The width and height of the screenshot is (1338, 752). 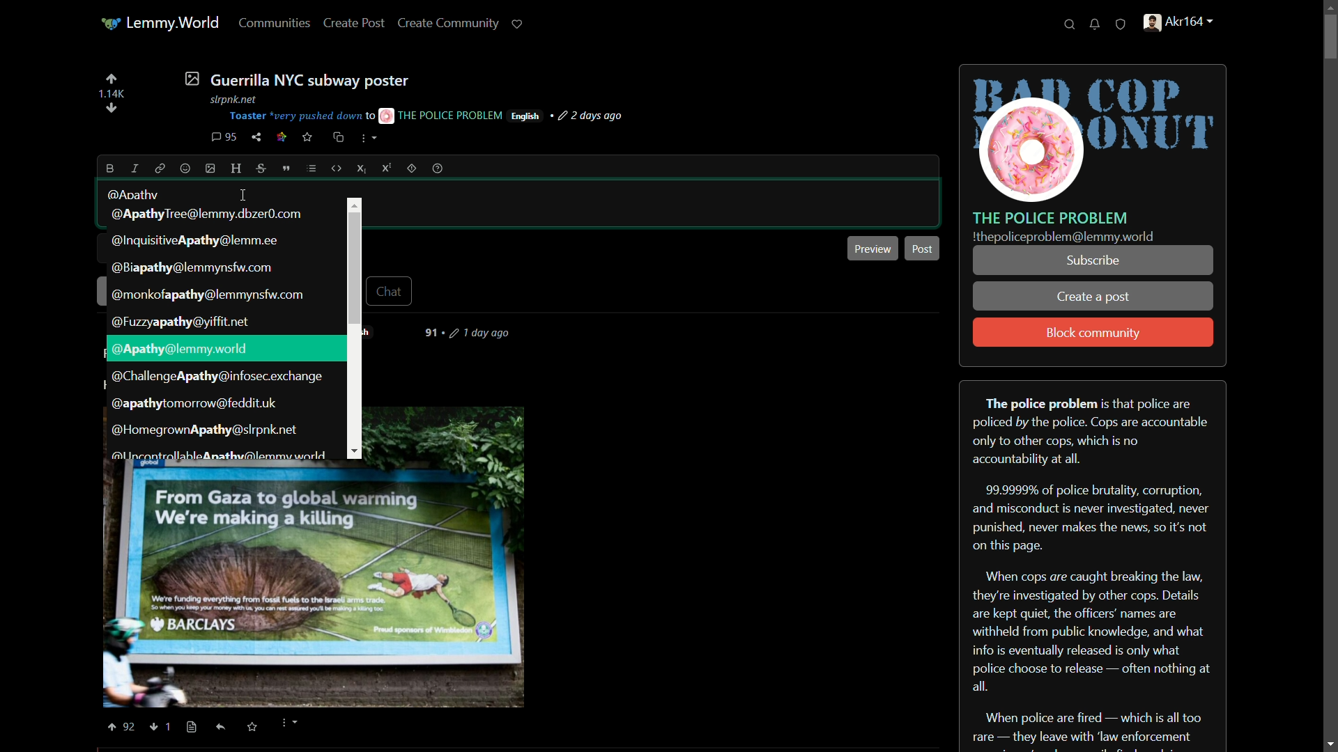 I want to click on cross-post, so click(x=337, y=137).